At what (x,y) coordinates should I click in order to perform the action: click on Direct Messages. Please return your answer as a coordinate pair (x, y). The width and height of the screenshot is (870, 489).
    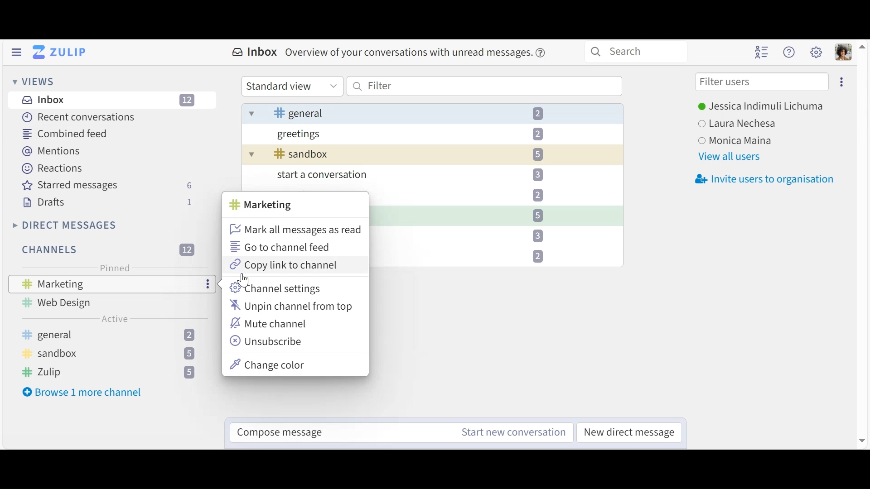
    Looking at the image, I should click on (63, 225).